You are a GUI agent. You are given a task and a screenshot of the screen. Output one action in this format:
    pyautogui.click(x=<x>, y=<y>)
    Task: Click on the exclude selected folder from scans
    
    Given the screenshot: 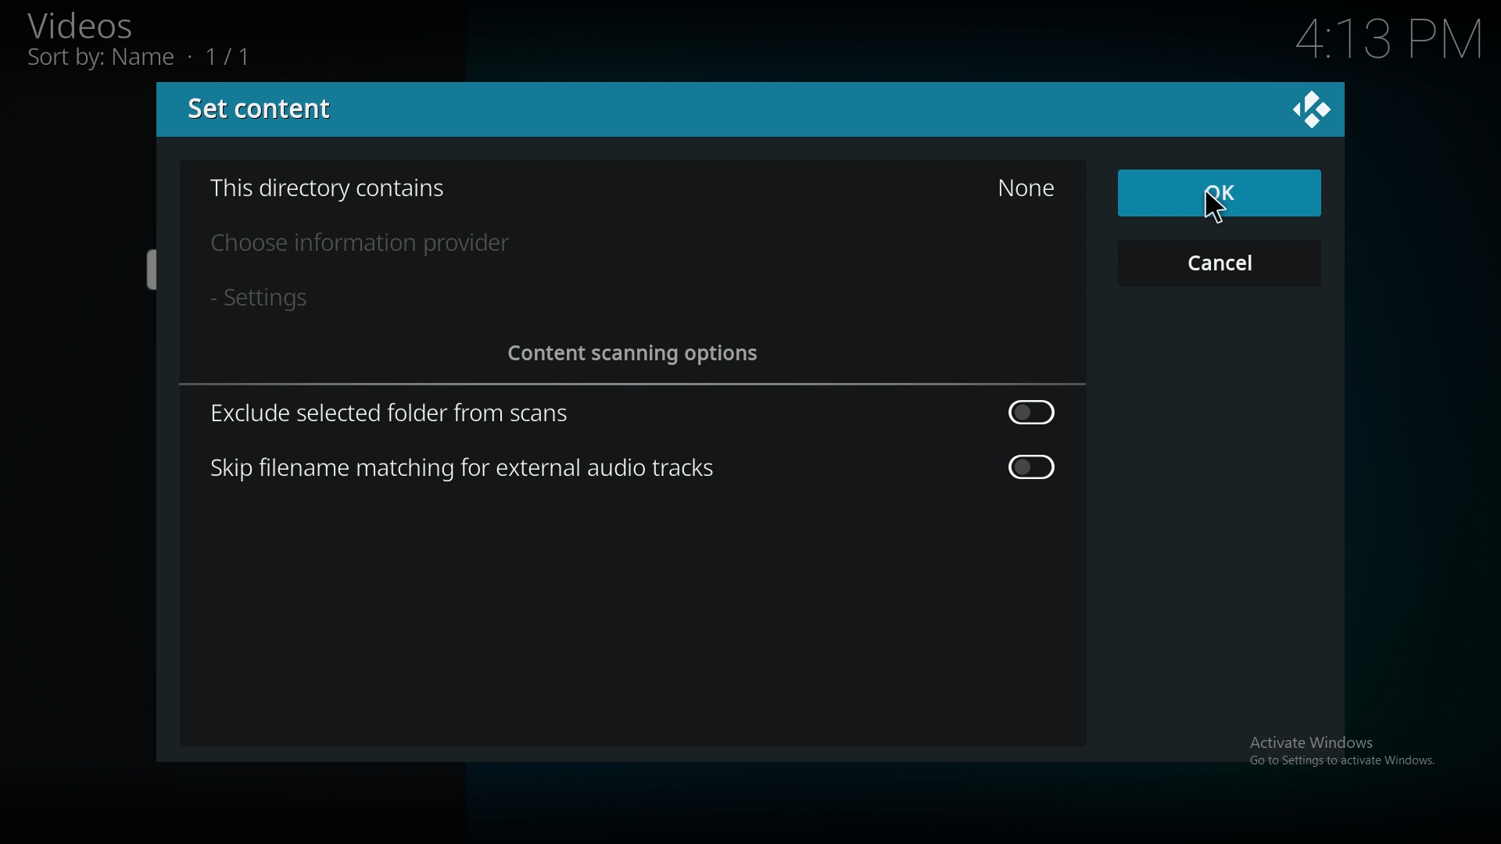 What is the action you would take?
    pyautogui.click(x=401, y=414)
    